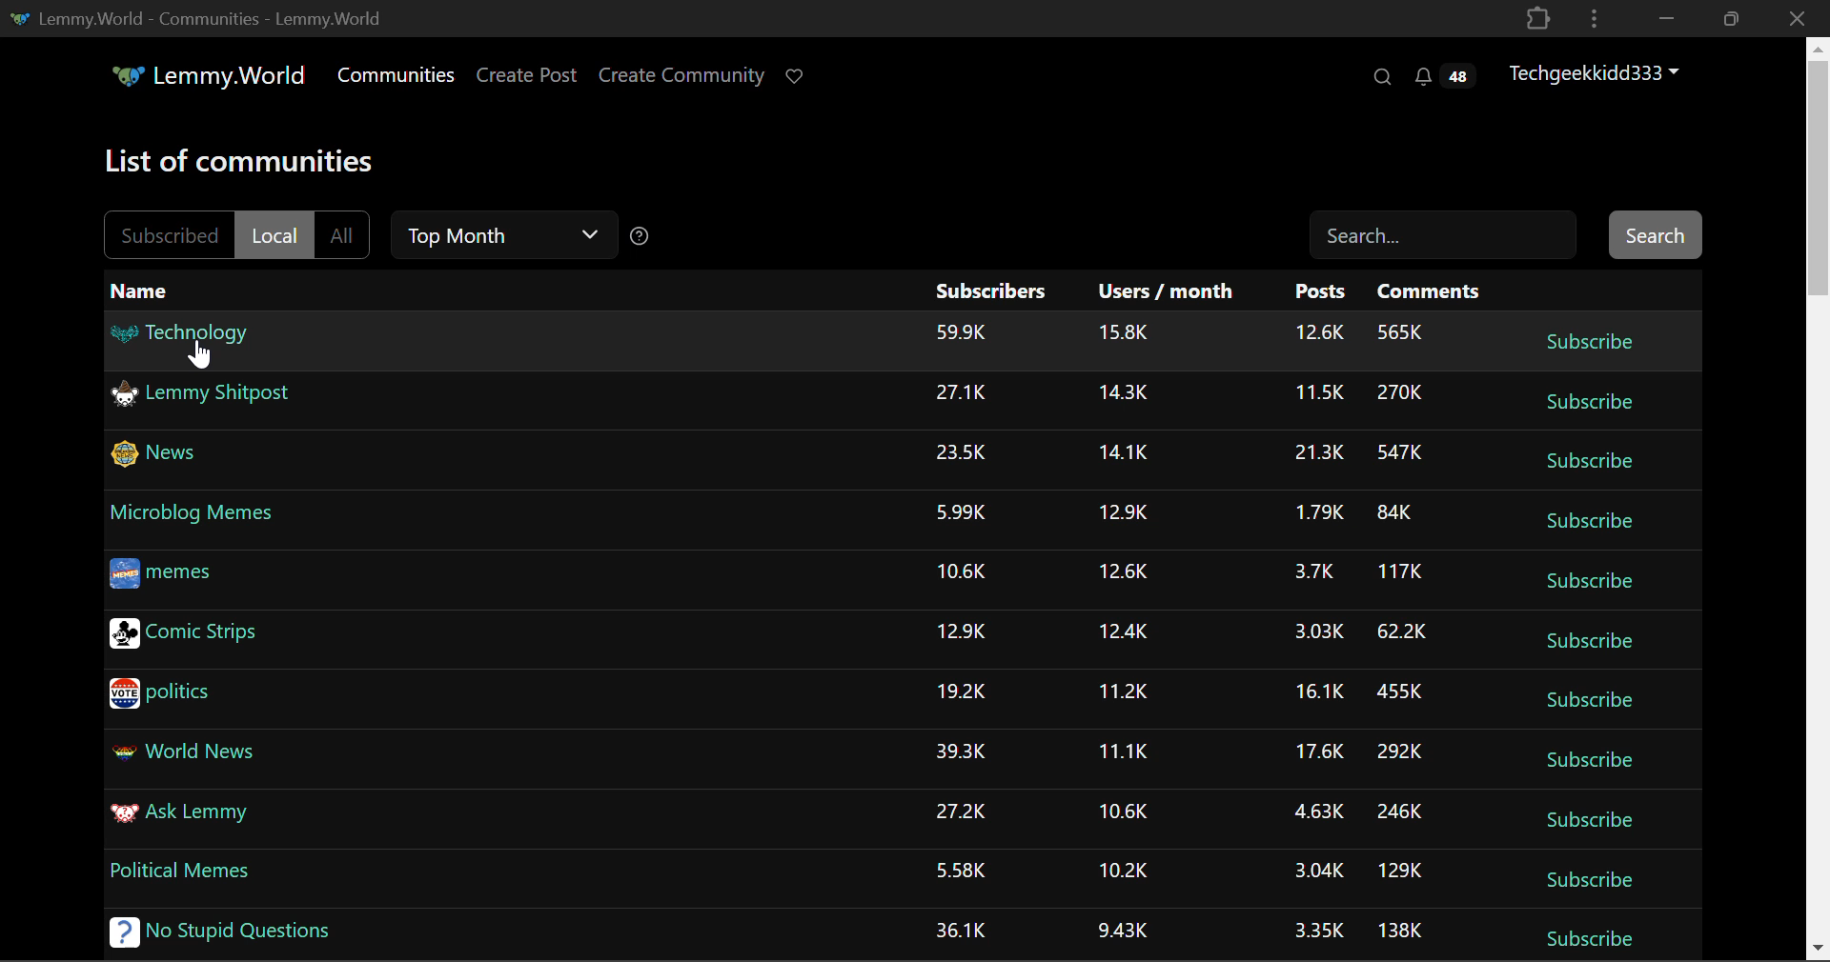 The width and height of the screenshot is (1830, 962). I want to click on Amount , so click(1397, 872).